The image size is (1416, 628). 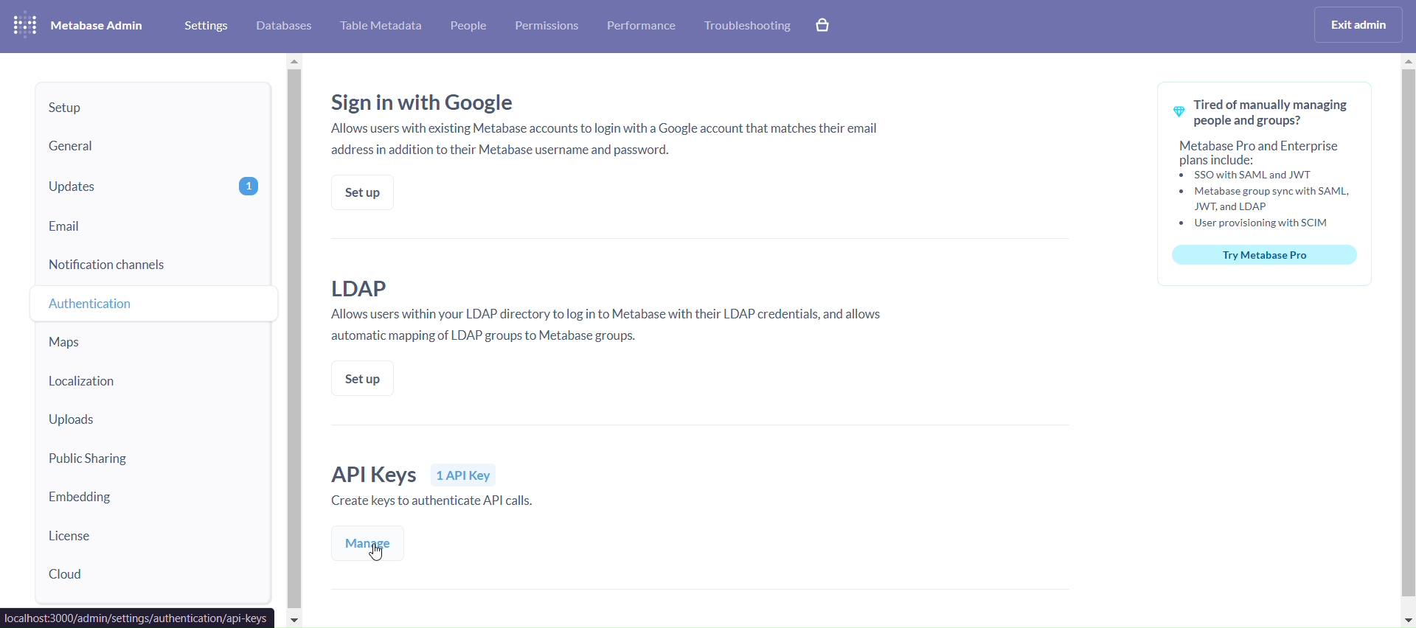 What do you see at coordinates (149, 461) in the screenshot?
I see `public sharing` at bounding box center [149, 461].